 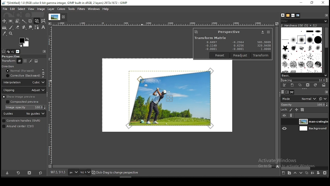 What do you see at coordinates (308, 85) in the screenshot?
I see `delete brush` at bounding box center [308, 85].